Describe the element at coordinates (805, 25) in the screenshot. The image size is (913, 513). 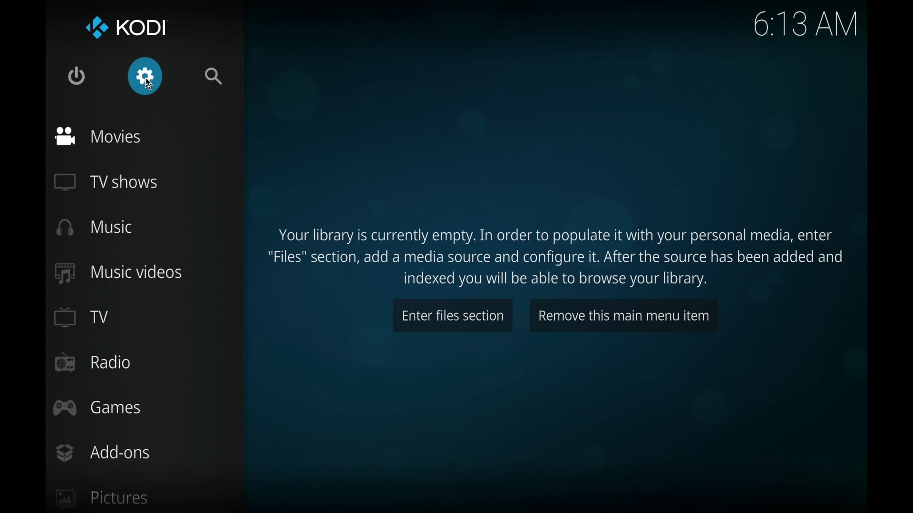
I see `time` at that location.